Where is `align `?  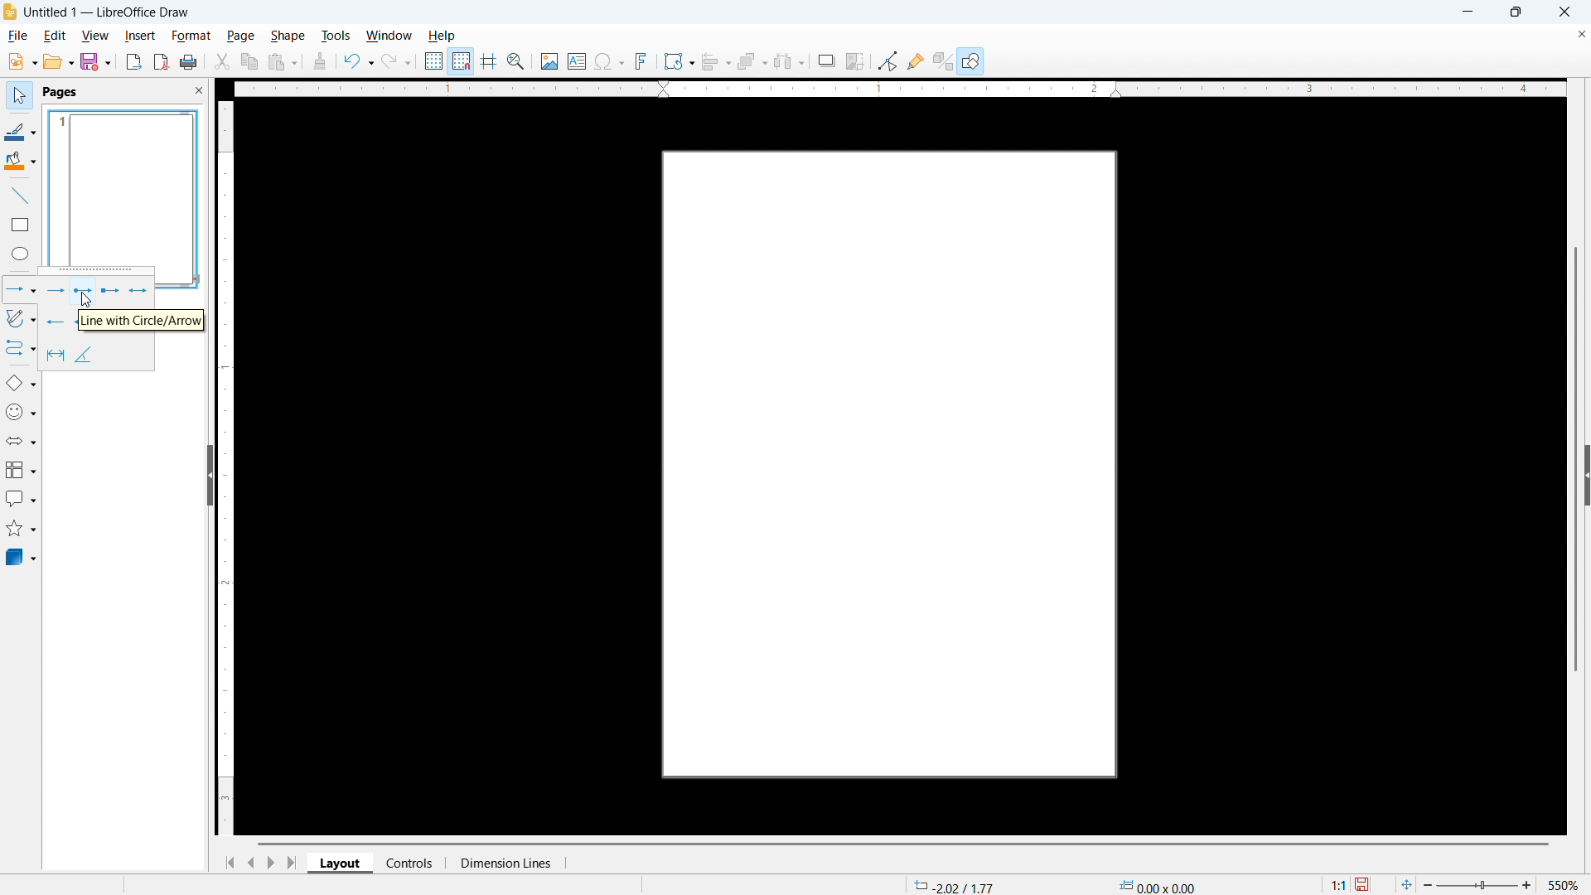 align  is located at coordinates (717, 62).